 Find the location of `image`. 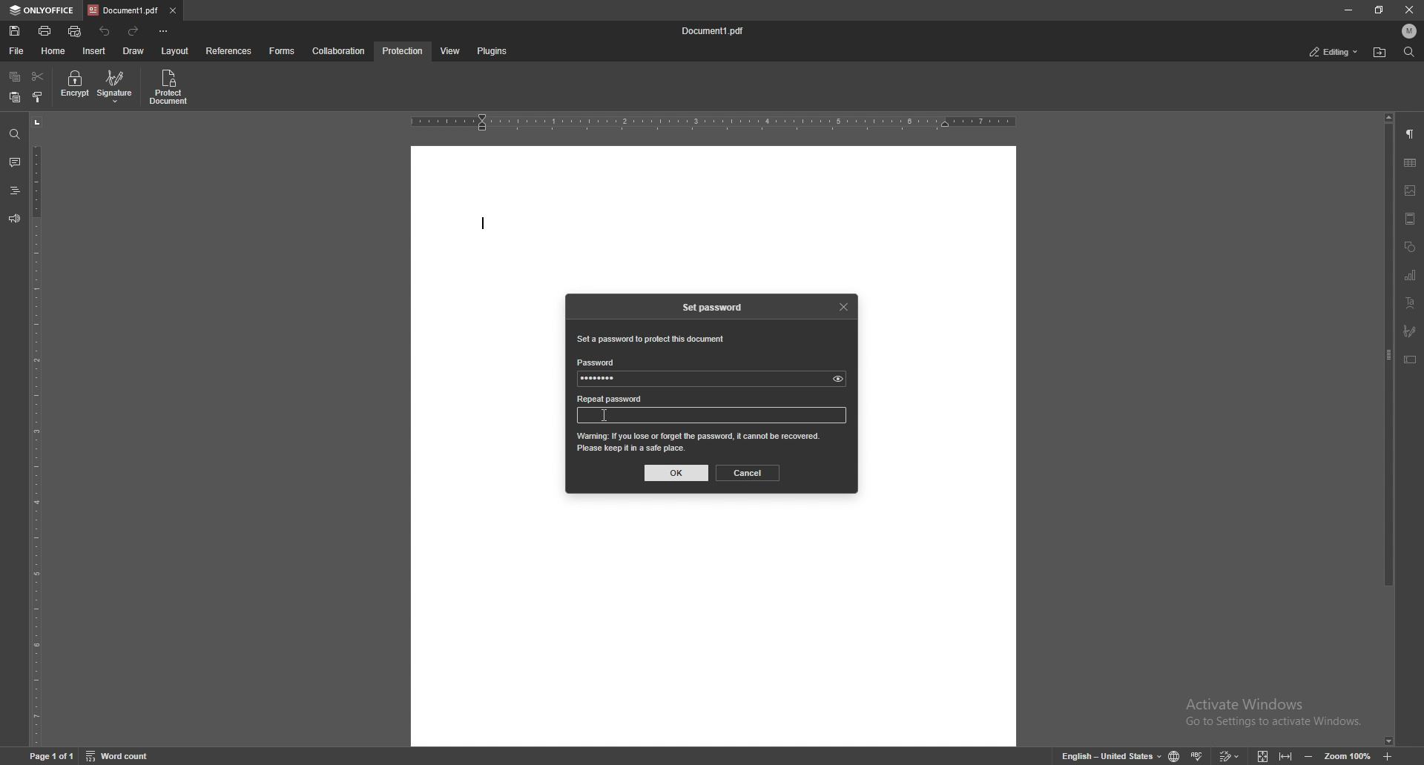

image is located at coordinates (1411, 191).